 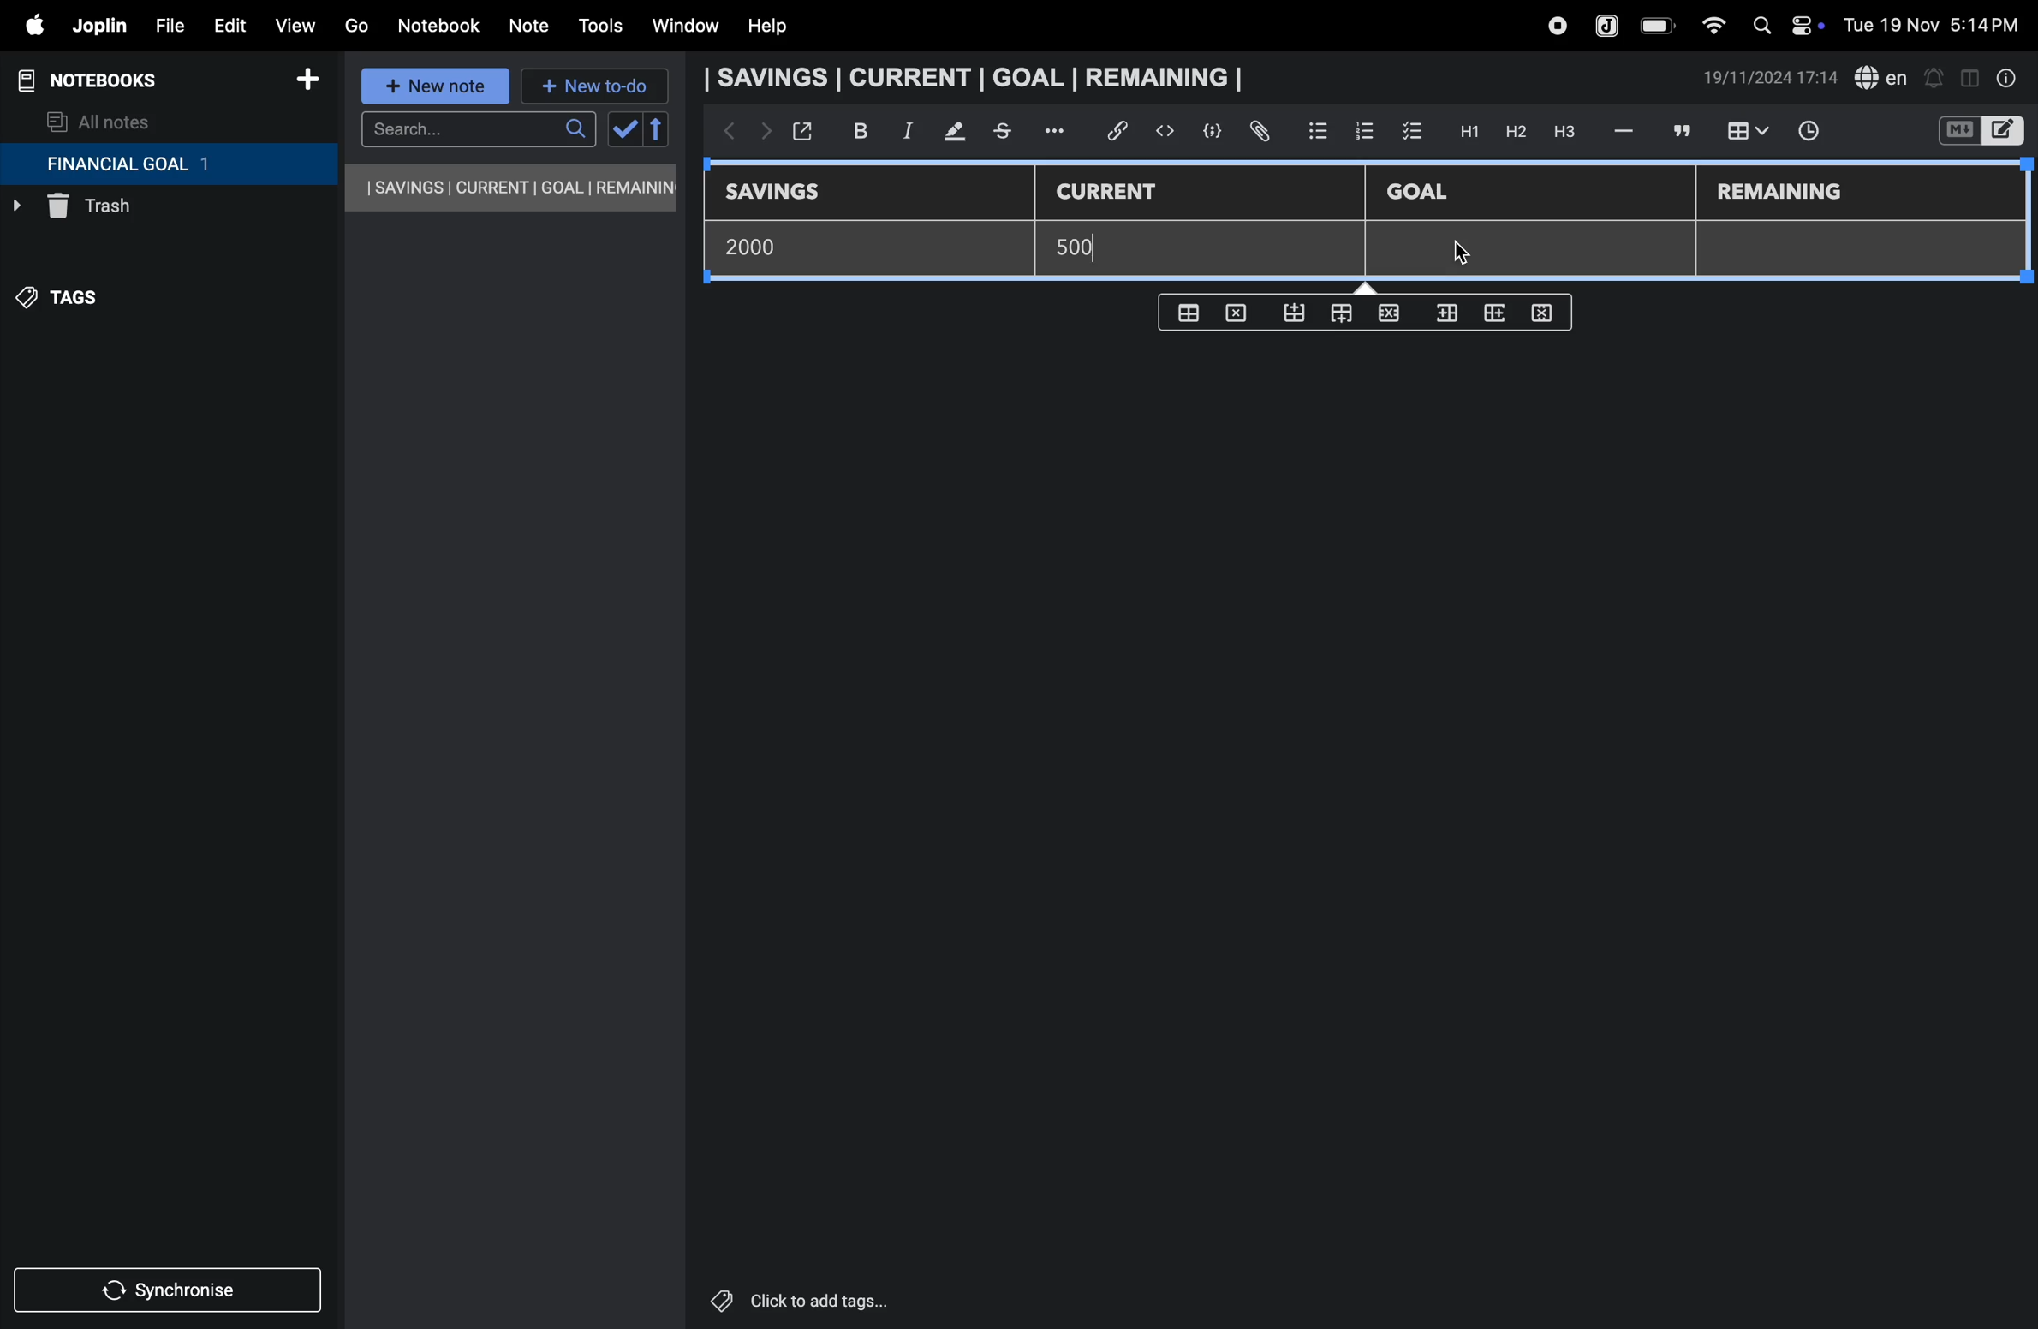 What do you see at coordinates (2008, 78) in the screenshot?
I see `info` at bounding box center [2008, 78].